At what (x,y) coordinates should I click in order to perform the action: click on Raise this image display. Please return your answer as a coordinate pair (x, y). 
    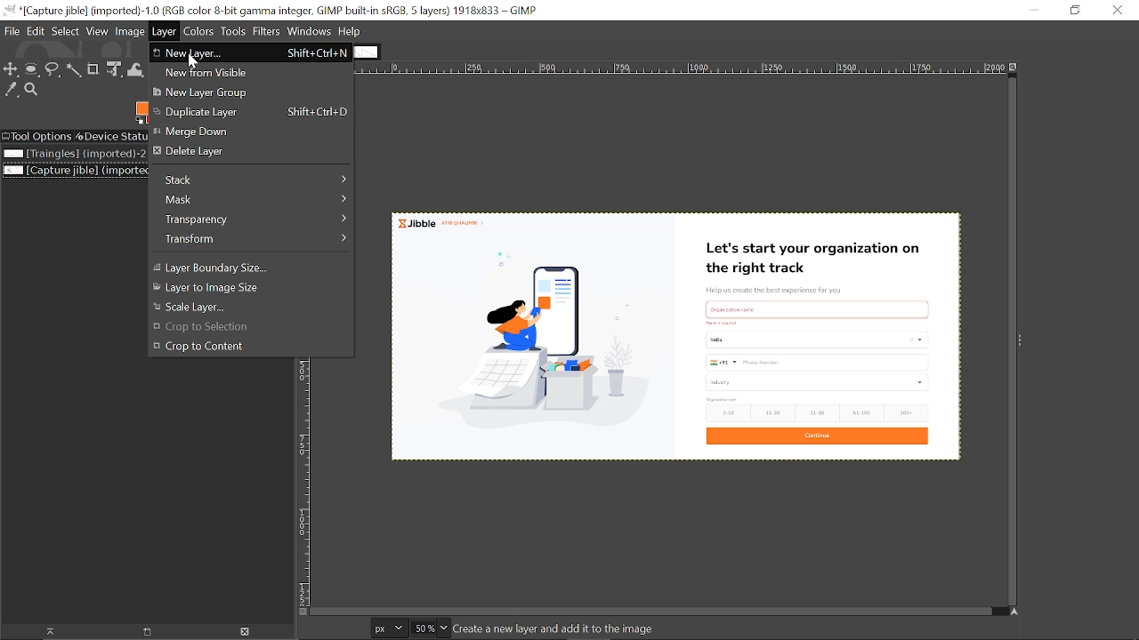
    Looking at the image, I should click on (43, 631).